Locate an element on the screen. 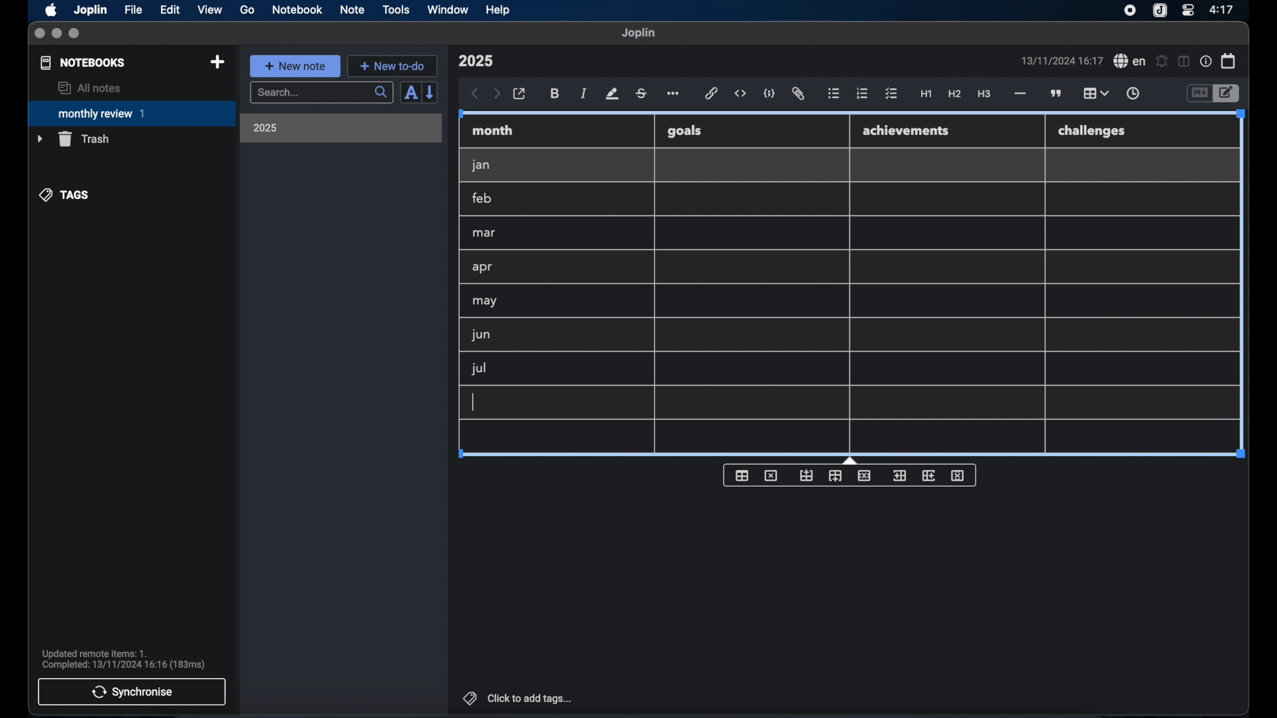 The width and height of the screenshot is (1277, 718). note properties is located at coordinates (1206, 62).